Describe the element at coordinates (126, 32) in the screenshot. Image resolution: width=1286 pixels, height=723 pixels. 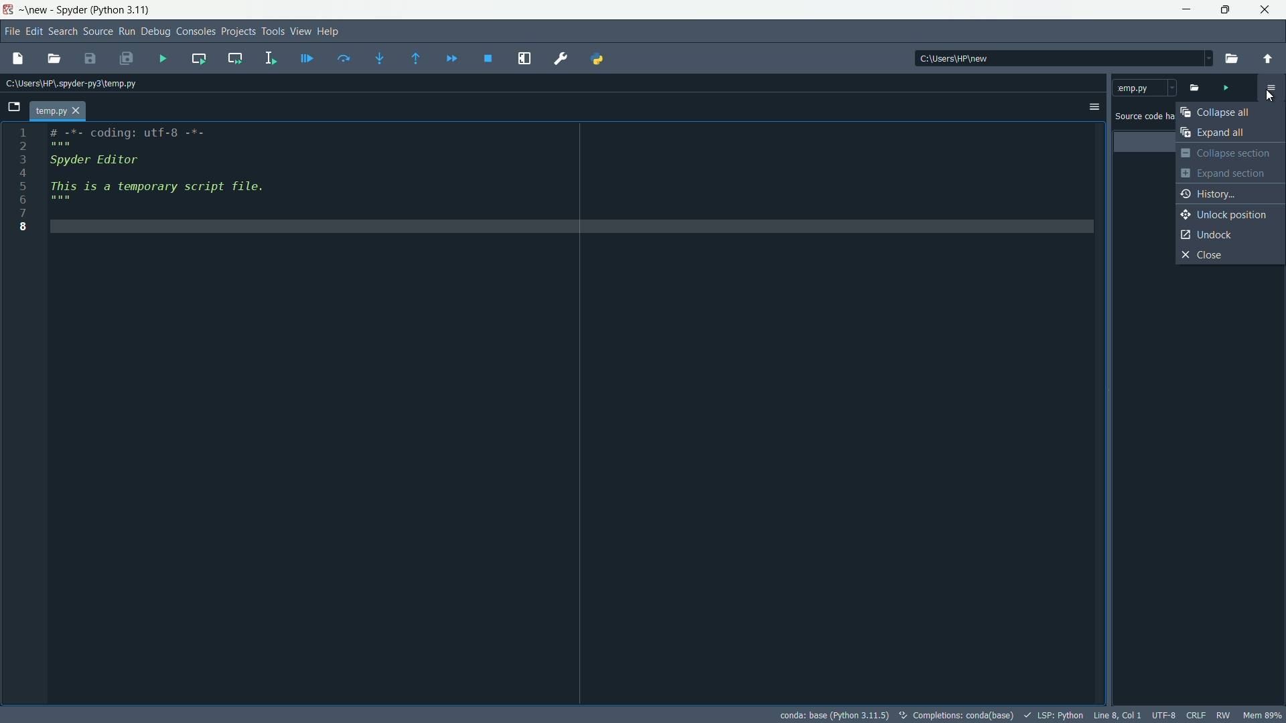
I see `run menu` at that location.